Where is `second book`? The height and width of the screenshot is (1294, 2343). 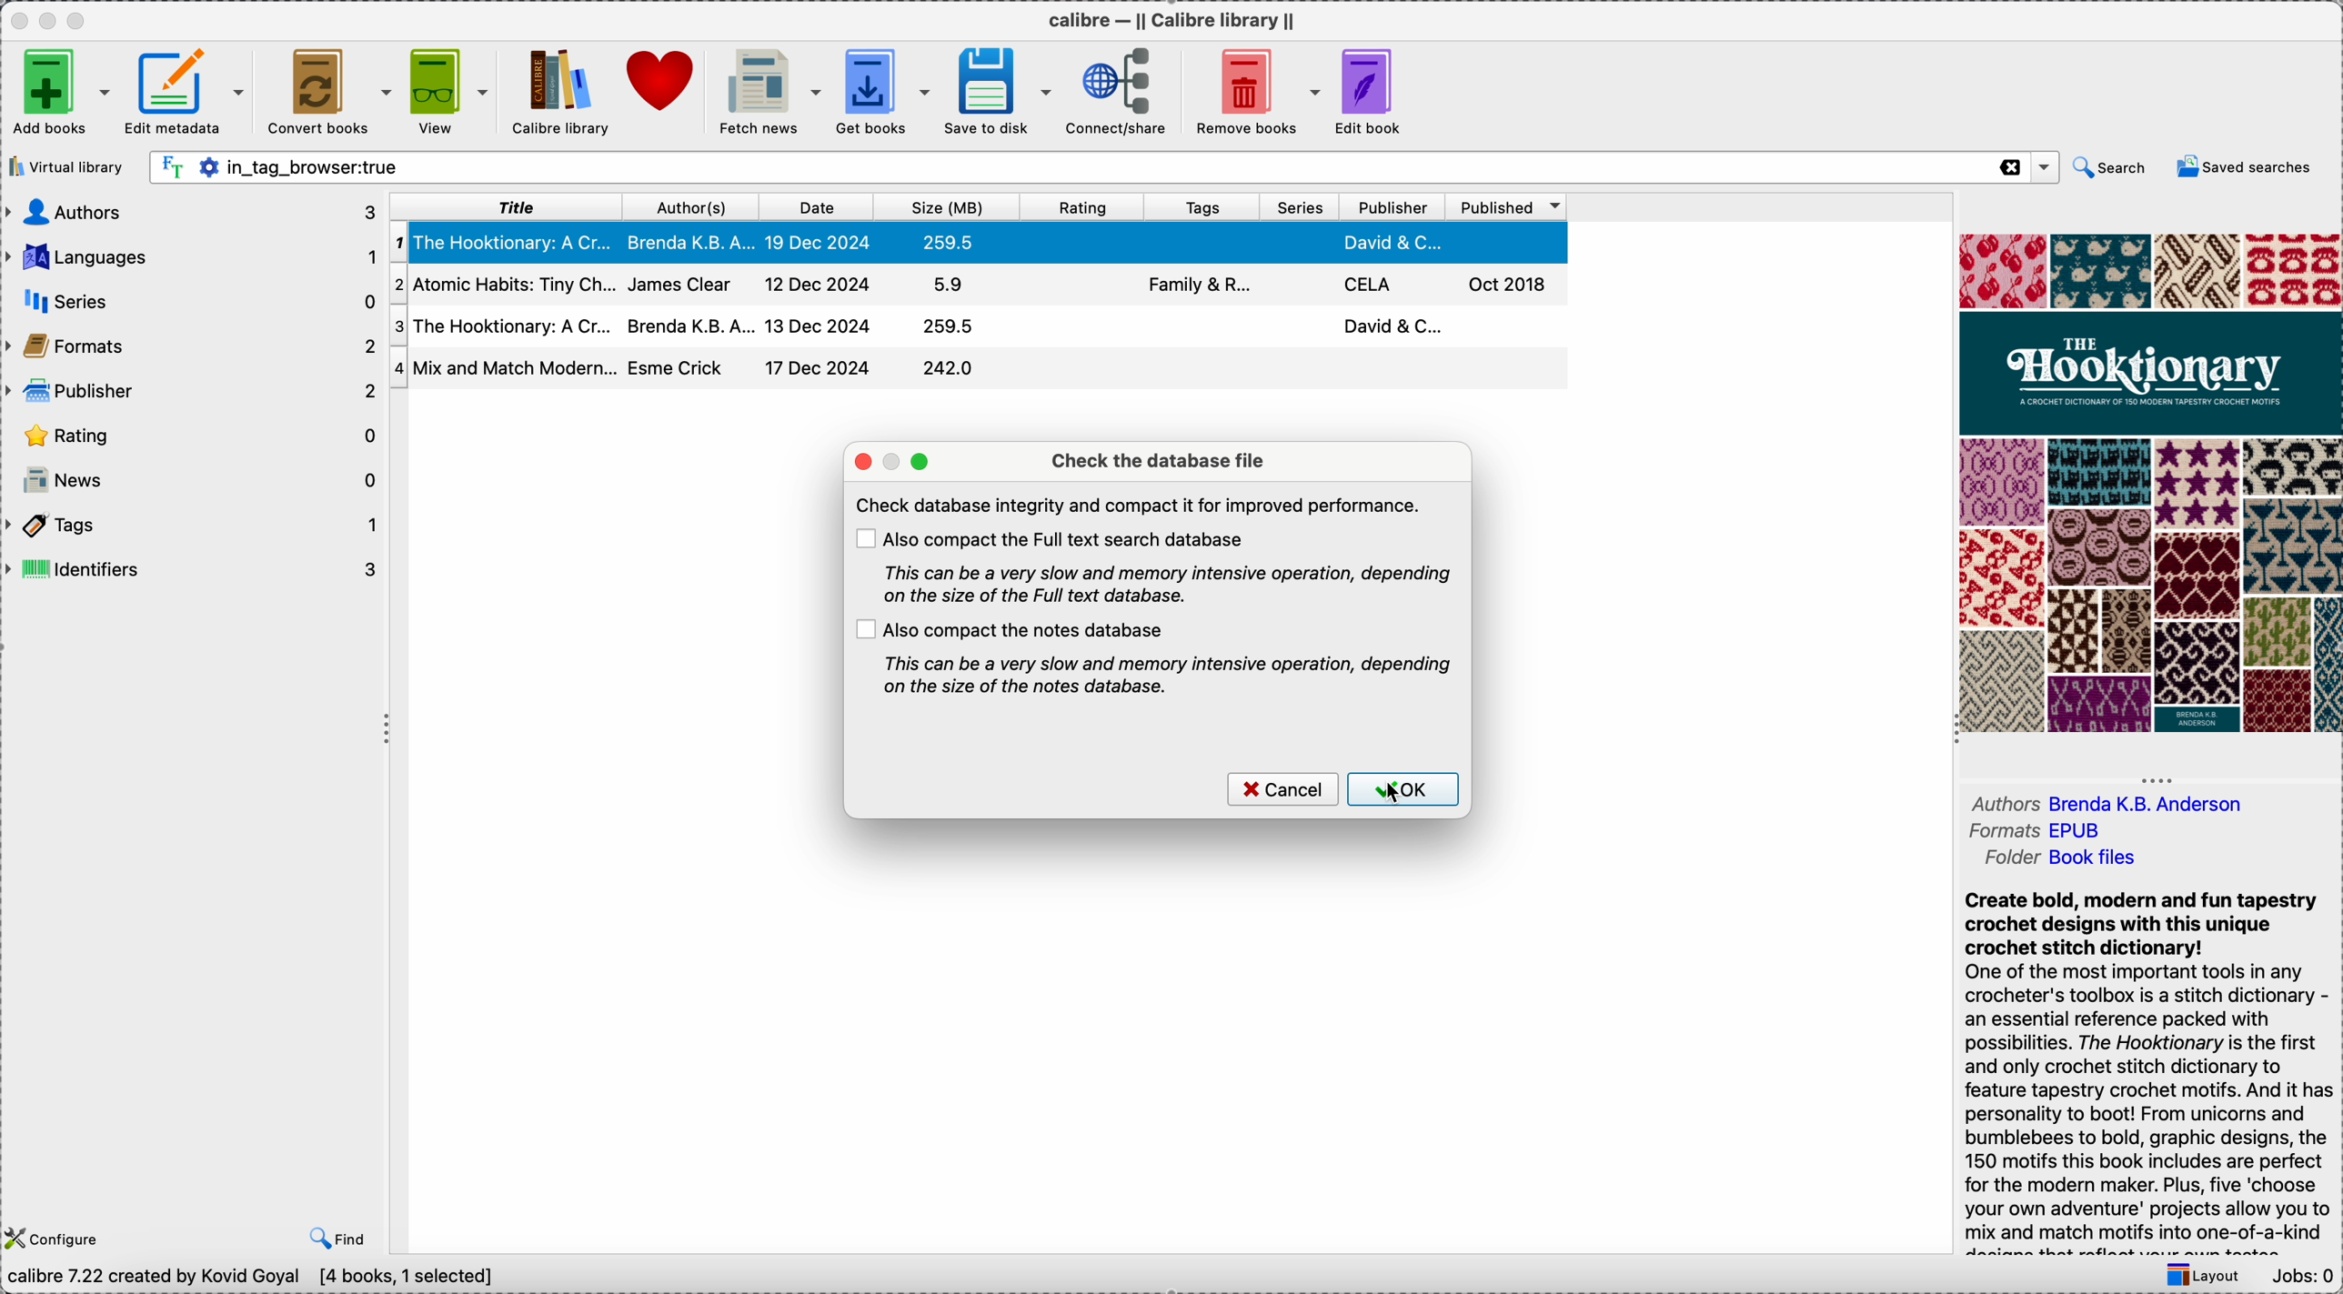 second book is located at coordinates (977, 287).